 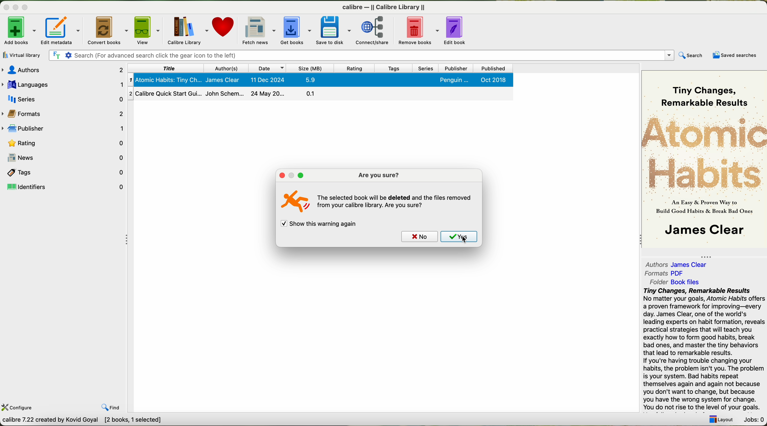 What do you see at coordinates (396, 203) in the screenshot?
I see `question` at bounding box center [396, 203].